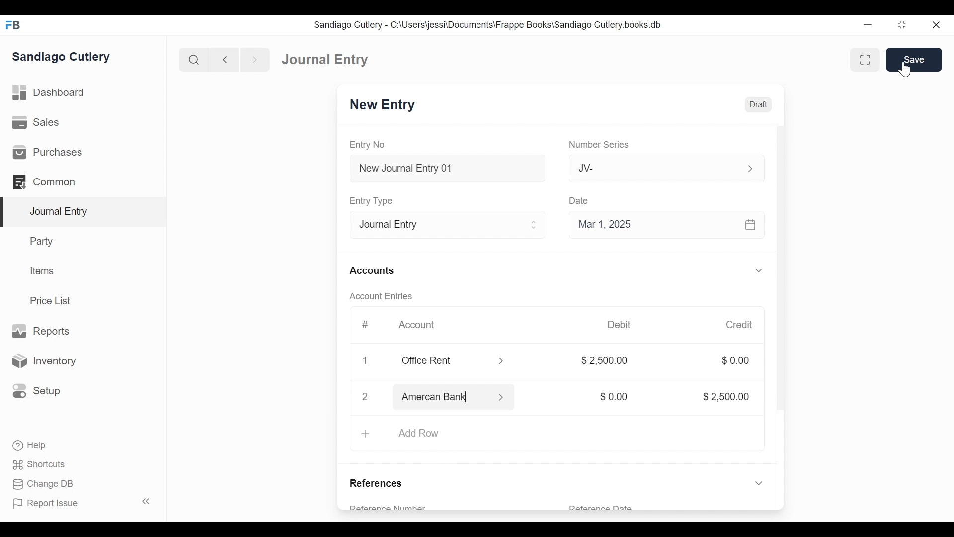  What do you see at coordinates (780, 279) in the screenshot?
I see `scrollbar` at bounding box center [780, 279].